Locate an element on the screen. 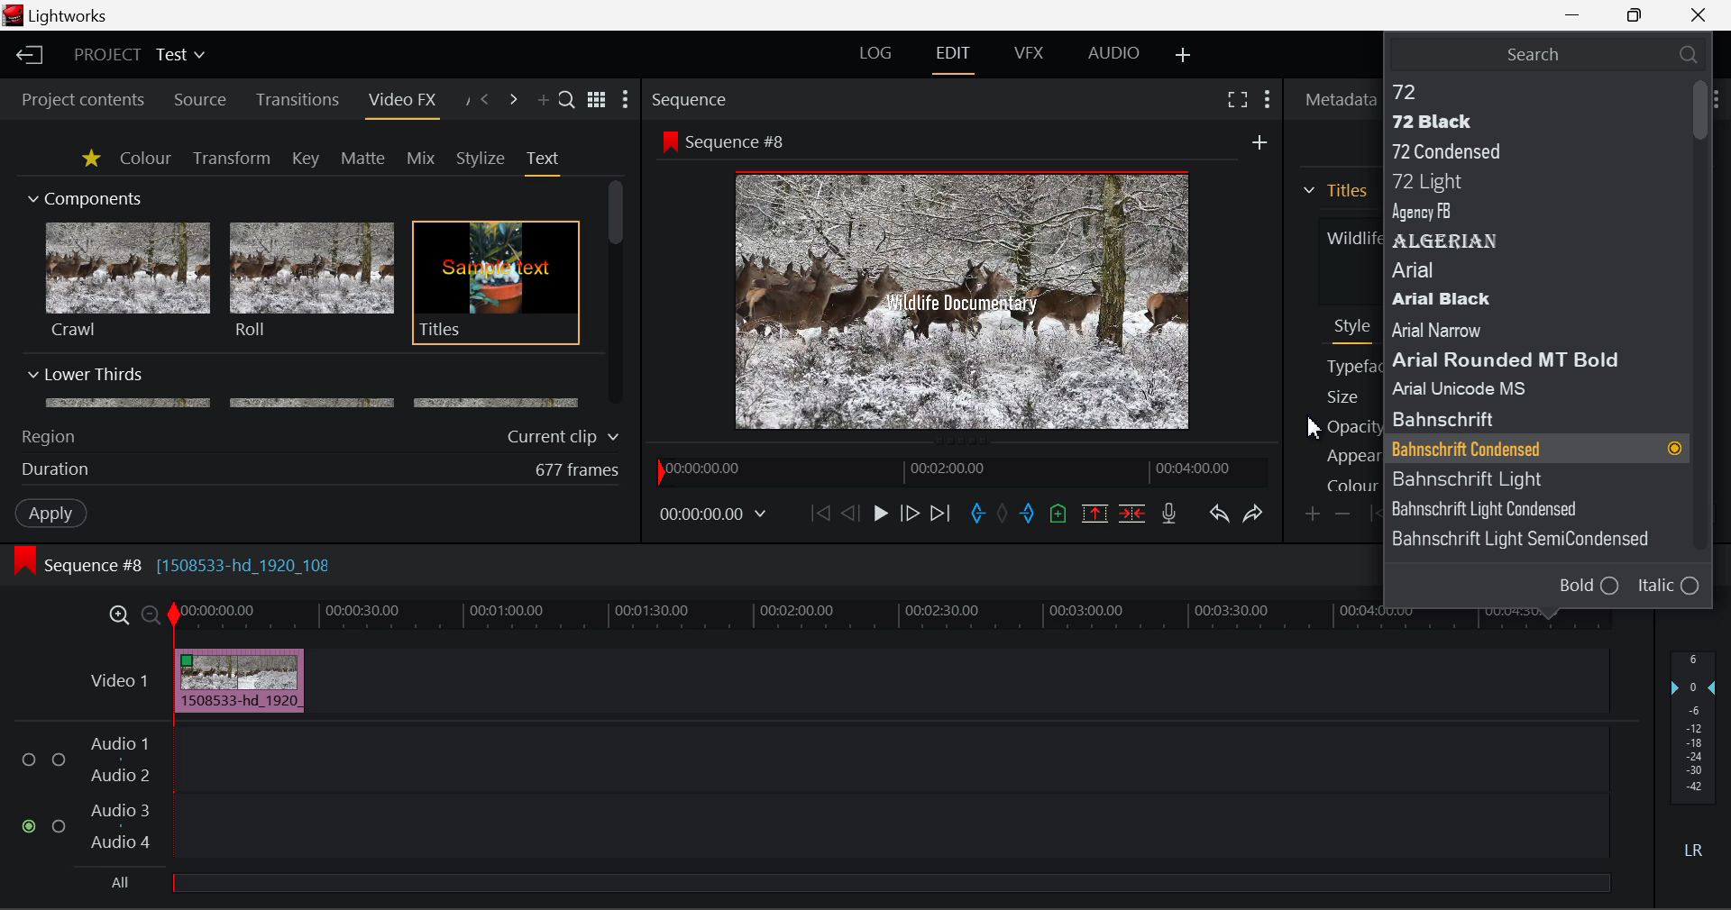  Bold is located at coordinates (1589, 585).